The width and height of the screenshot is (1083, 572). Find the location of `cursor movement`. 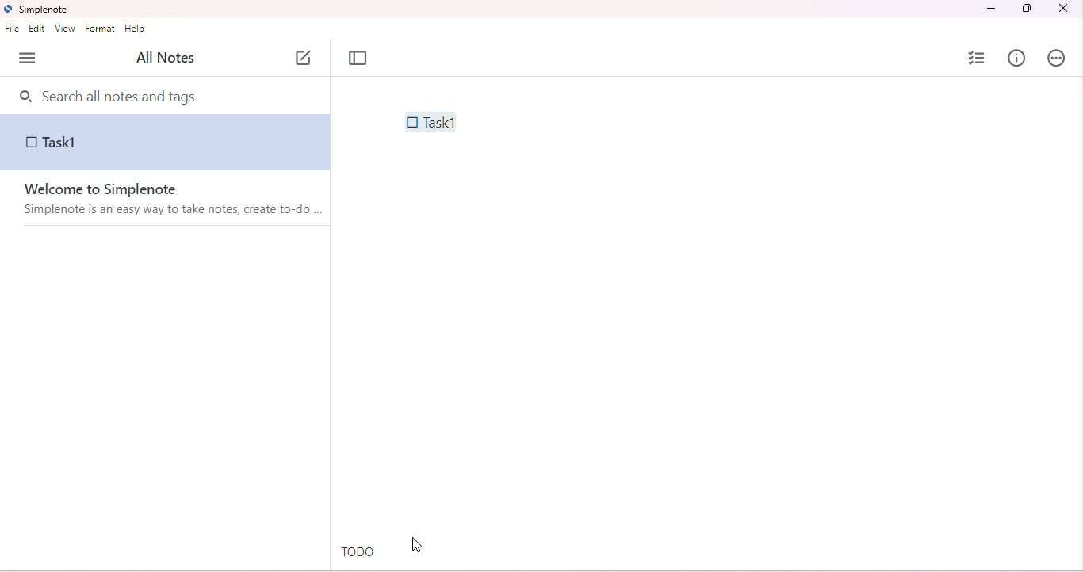

cursor movement is located at coordinates (416, 546).